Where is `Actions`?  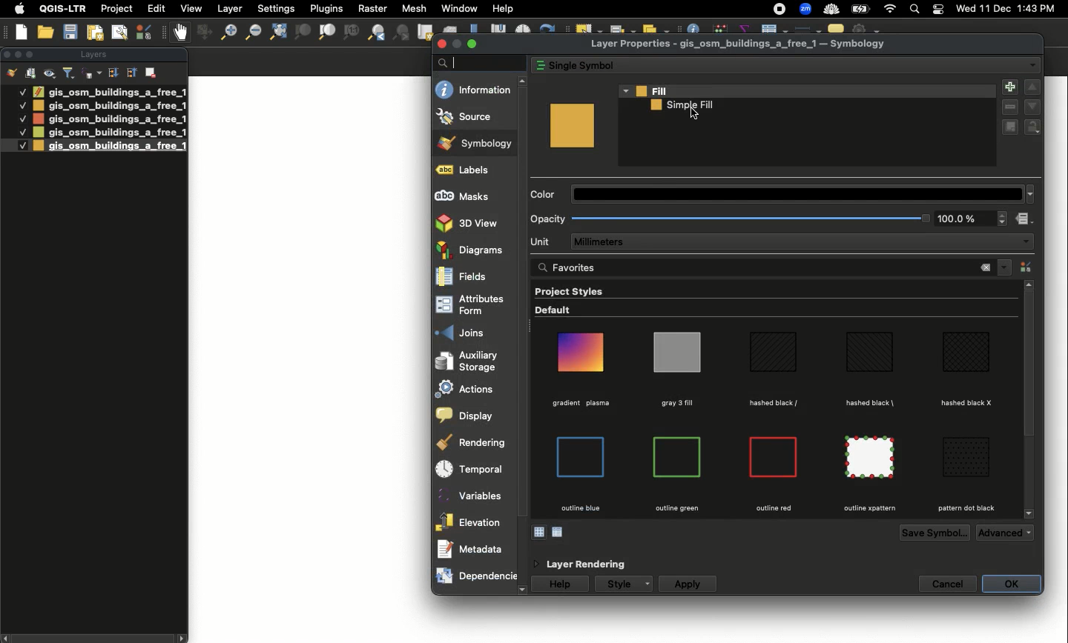
Actions is located at coordinates (472, 389).